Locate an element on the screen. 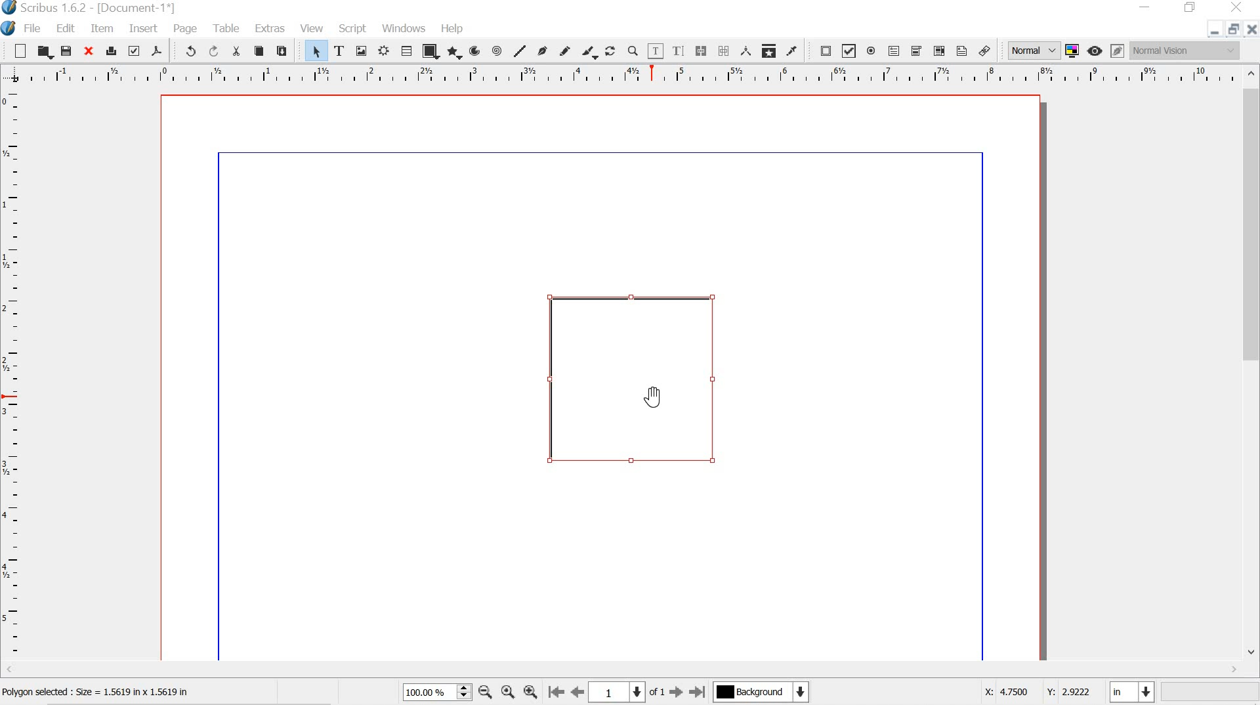 This screenshot has width=1260, height=705. ruler is located at coordinates (12, 375).